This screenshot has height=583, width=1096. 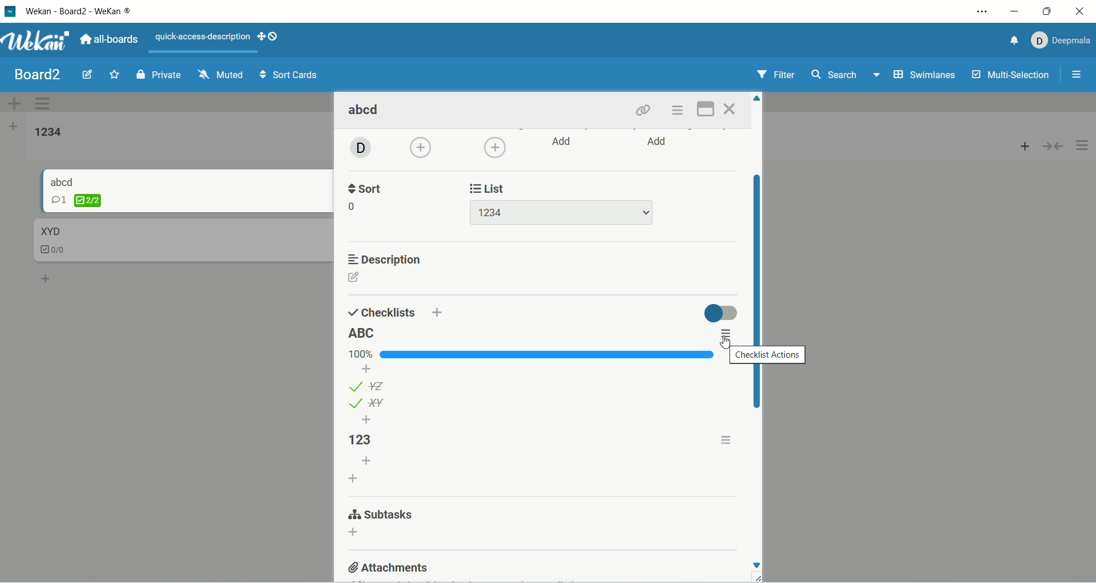 I want to click on list, so click(x=561, y=213).